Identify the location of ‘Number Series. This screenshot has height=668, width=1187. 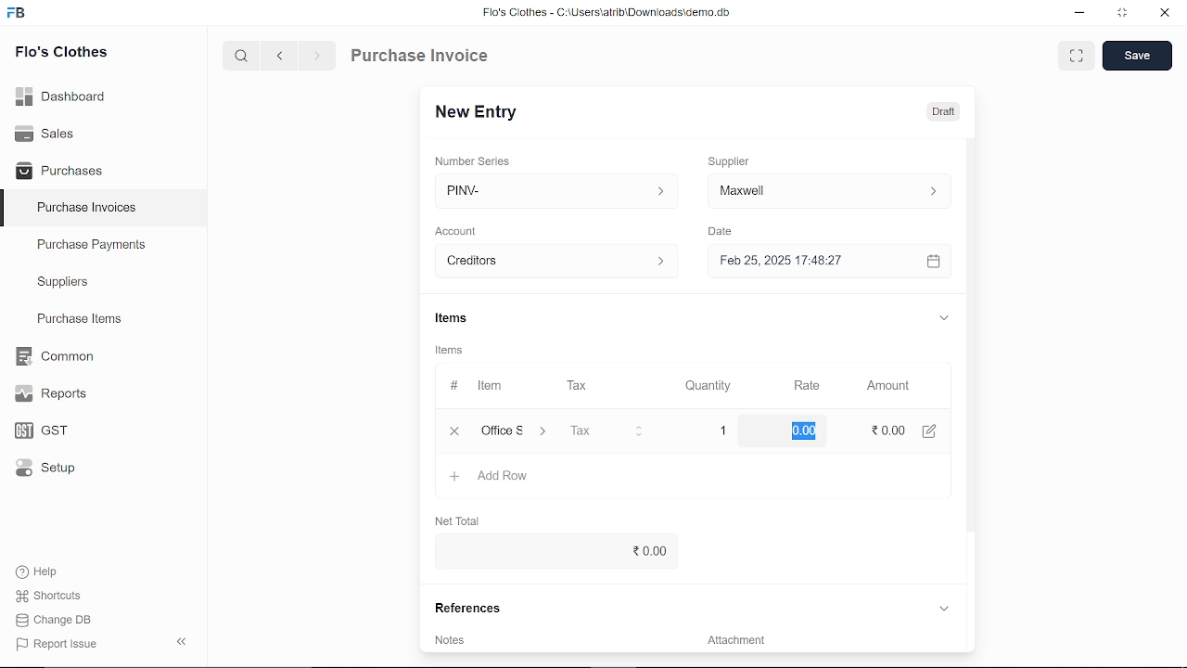
(479, 161).